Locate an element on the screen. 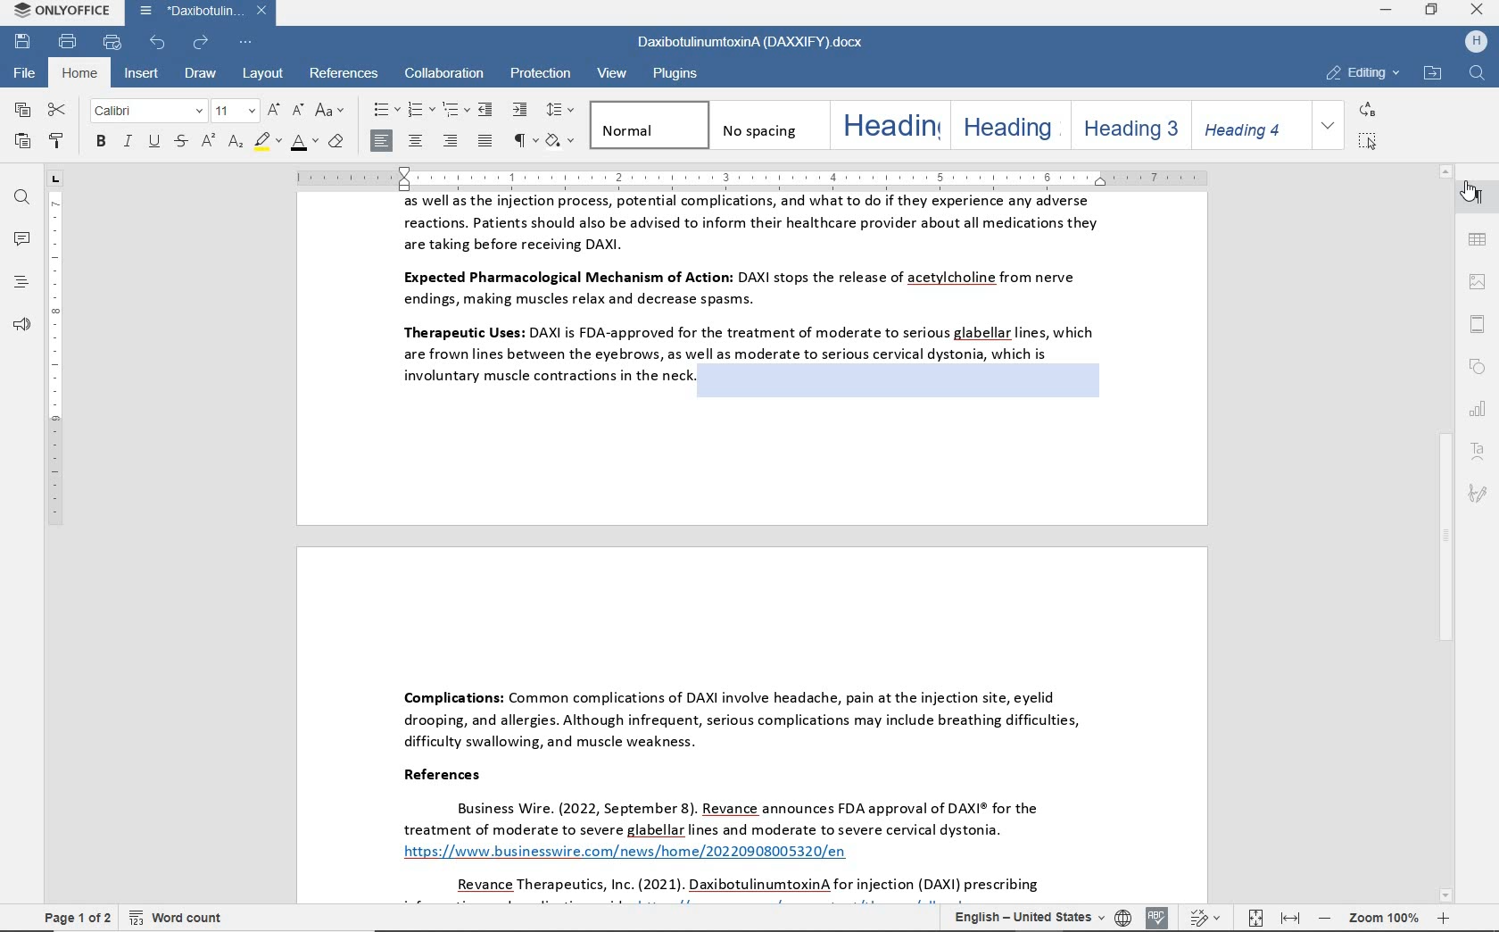 The height and width of the screenshot is (932, 1499). system name is located at coordinates (60, 12).